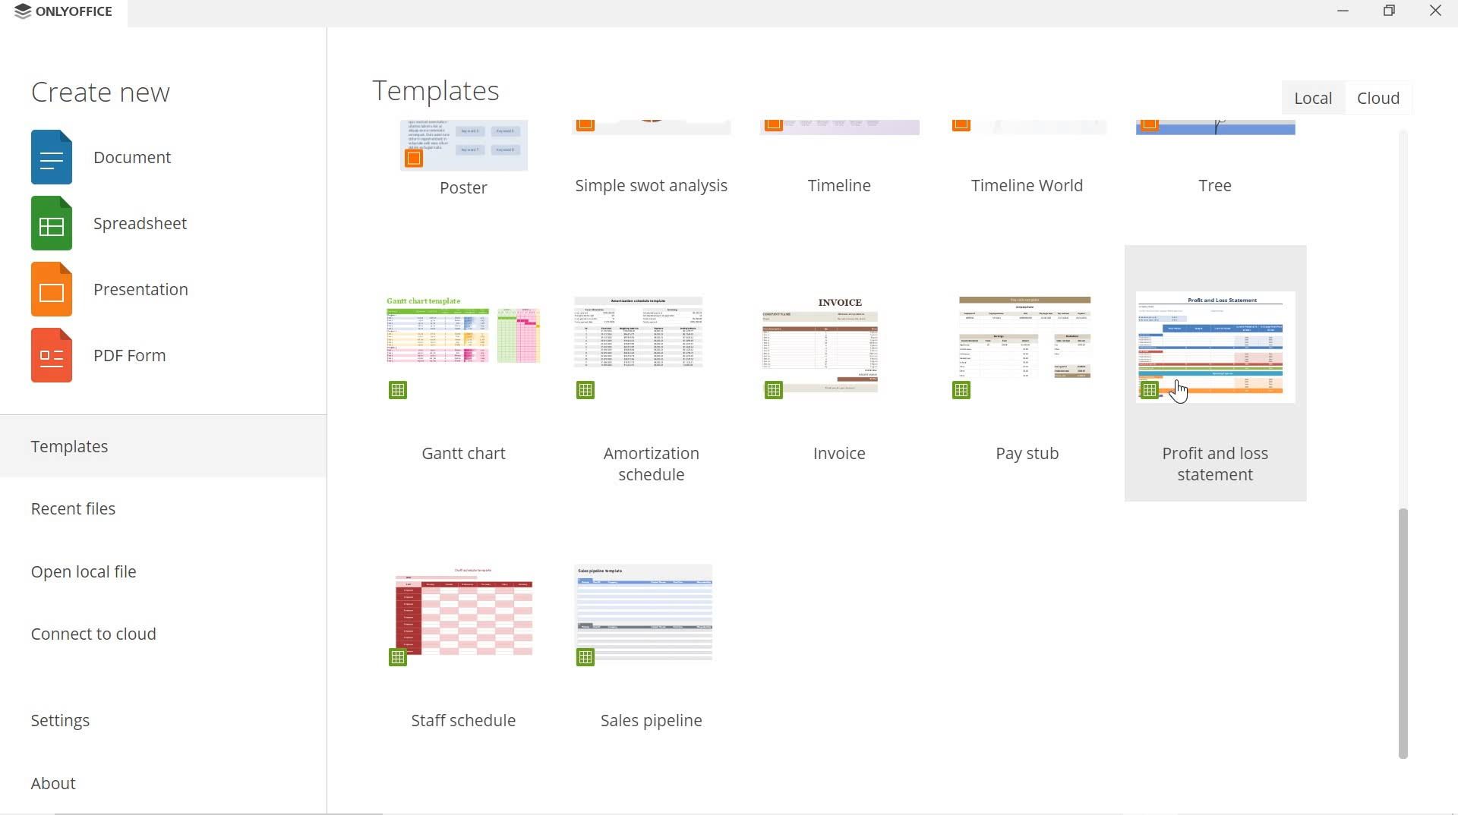 This screenshot has height=815, width=1458. What do you see at coordinates (20, 11) in the screenshot?
I see `ONLYOFFICE logo` at bounding box center [20, 11].